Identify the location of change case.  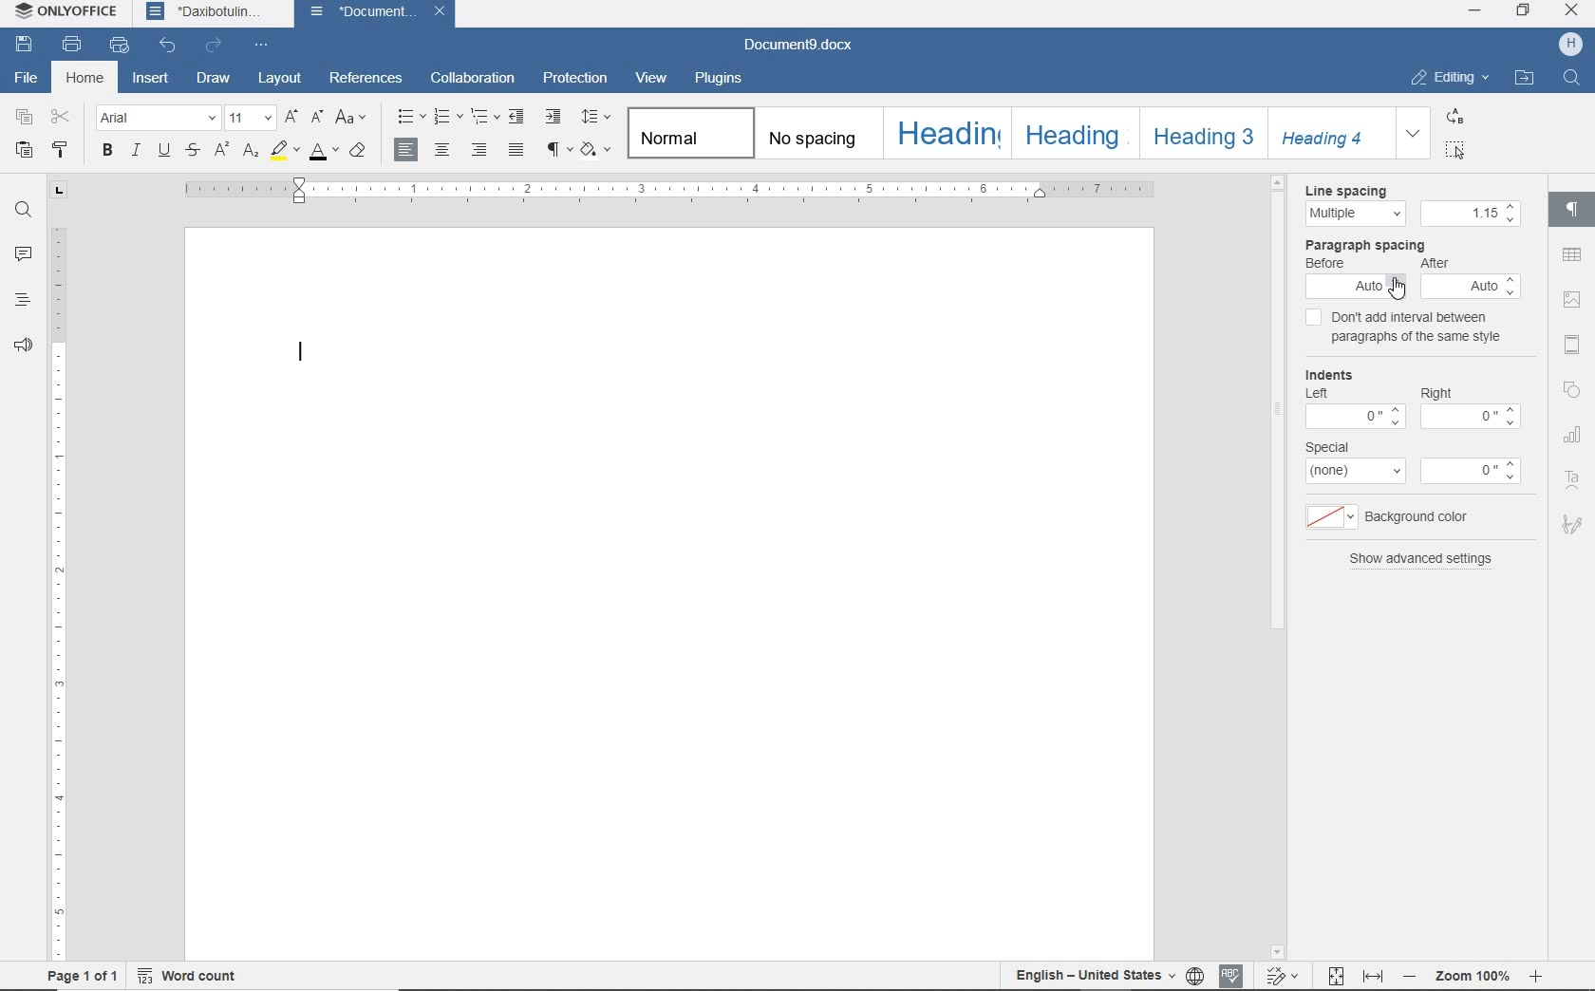
(352, 119).